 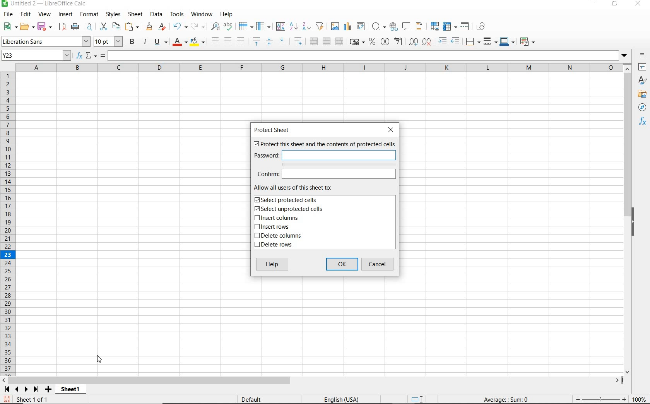 I want to click on SORT ASCENDING, so click(x=294, y=27).